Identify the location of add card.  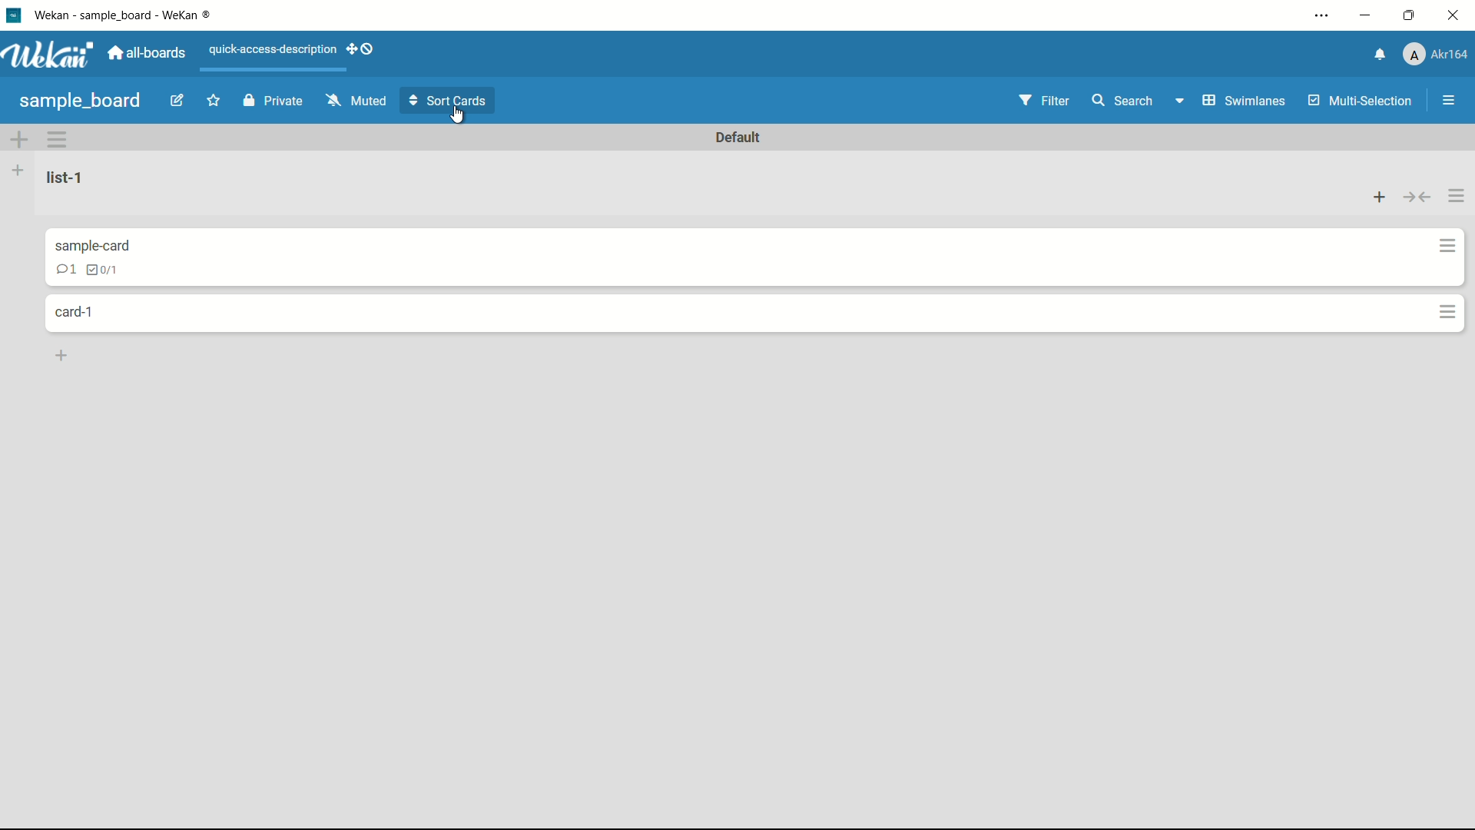
(62, 357).